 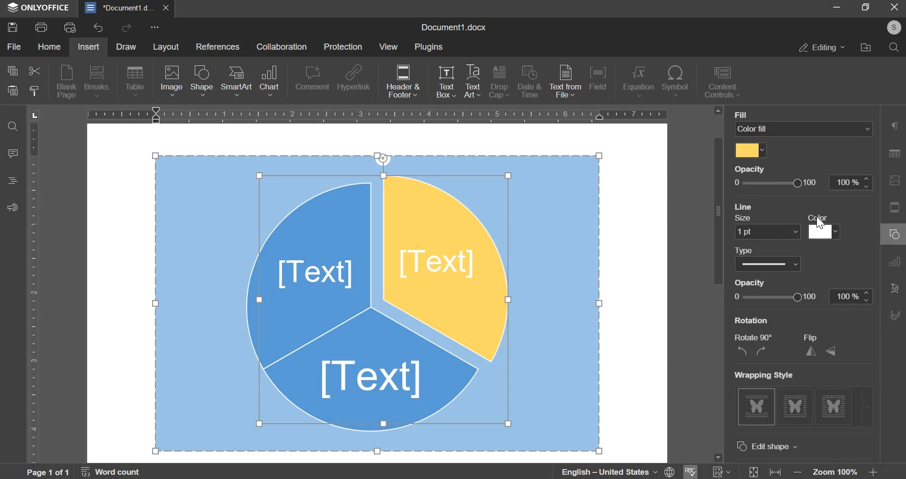 What do you see at coordinates (565, 81) in the screenshot?
I see `text from file` at bounding box center [565, 81].